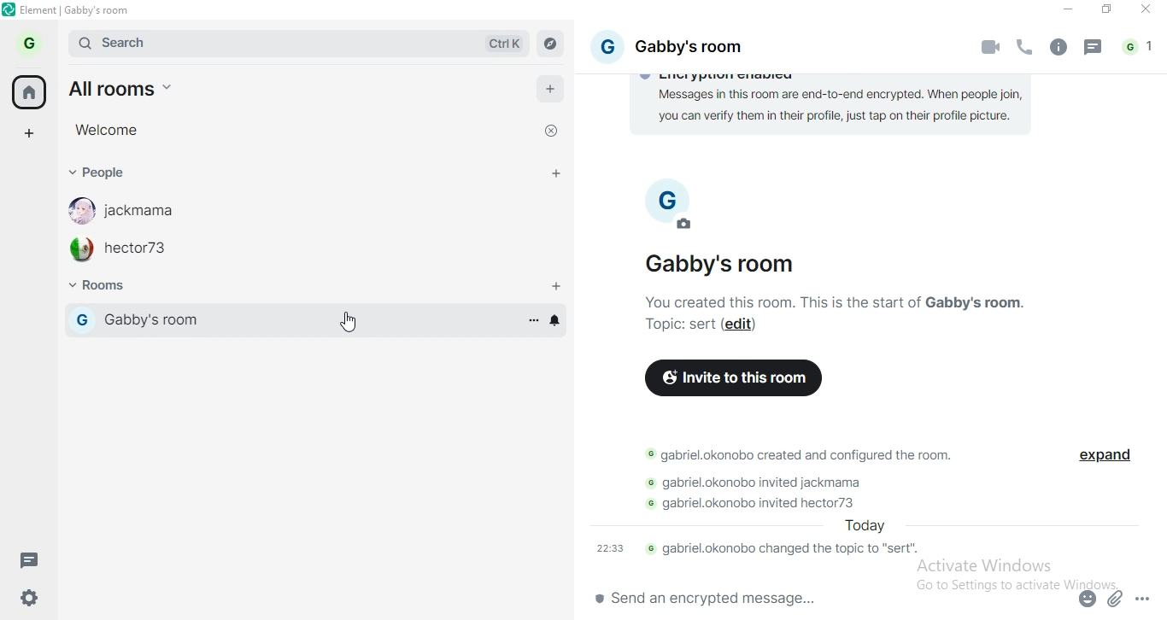  What do you see at coordinates (28, 132) in the screenshot?
I see `add spaces` at bounding box center [28, 132].